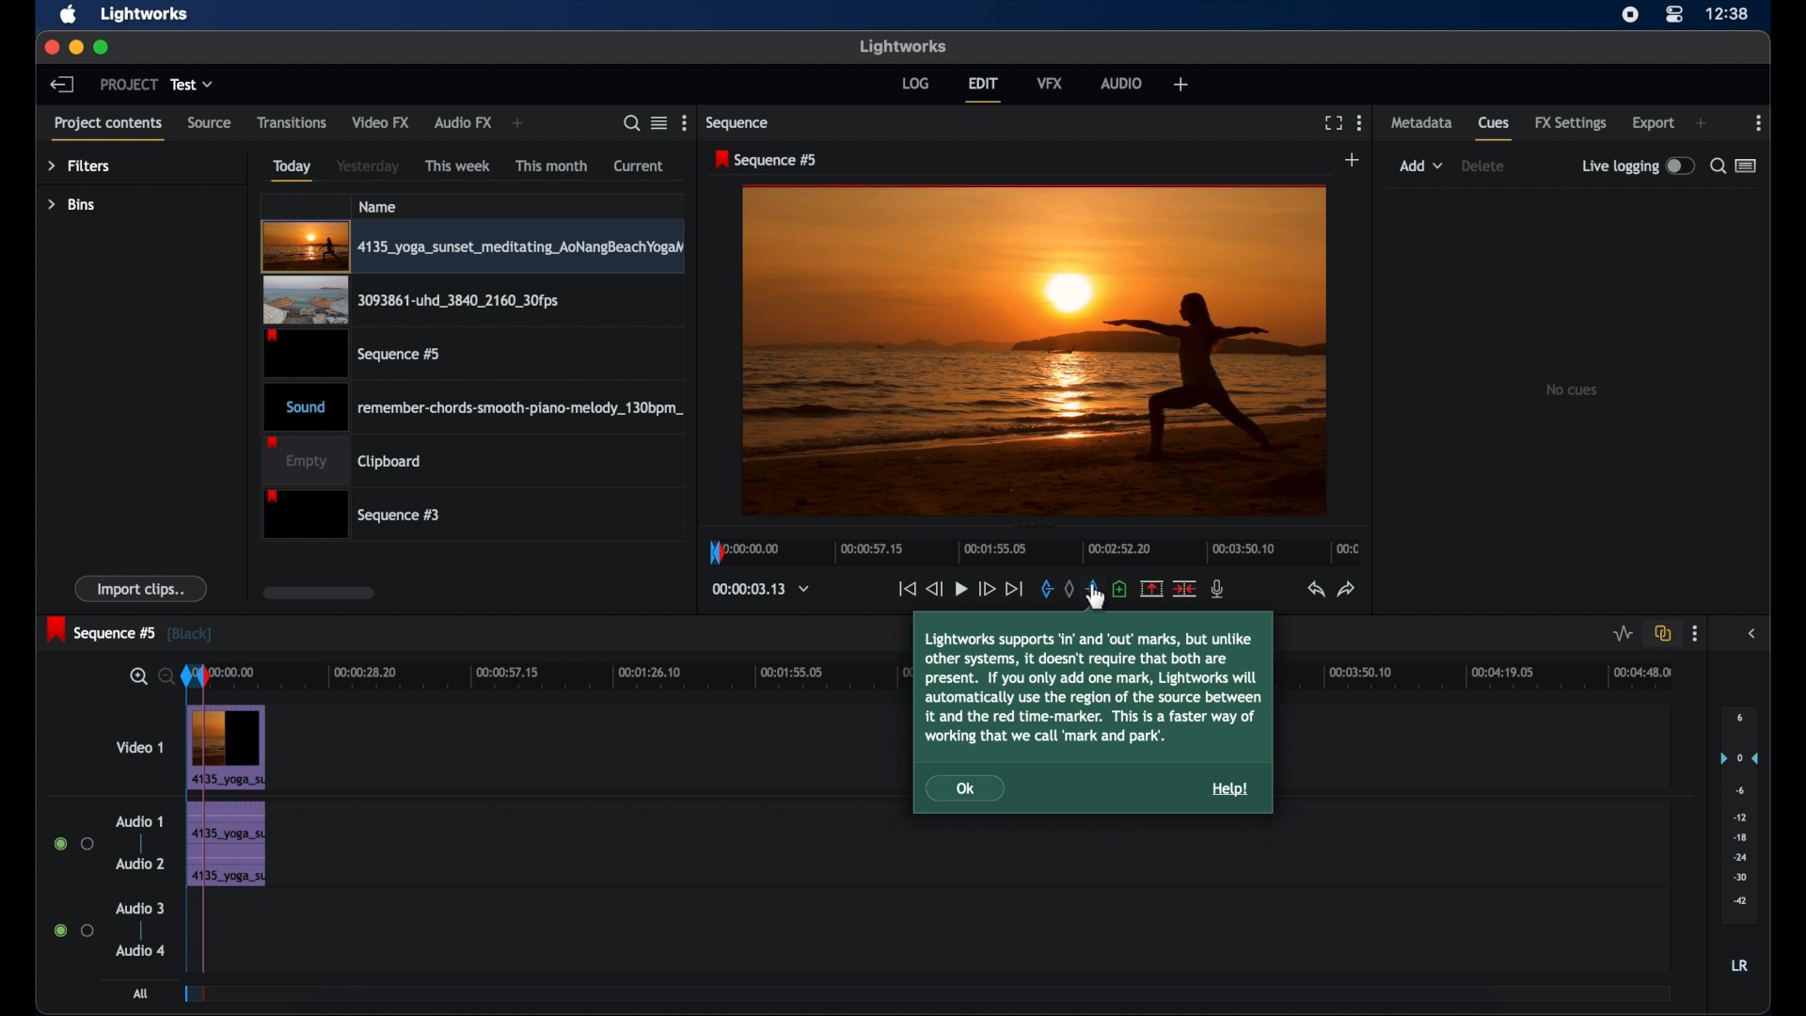  Describe the element at coordinates (228, 871) in the screenshot. I see `audio clip` at that location.